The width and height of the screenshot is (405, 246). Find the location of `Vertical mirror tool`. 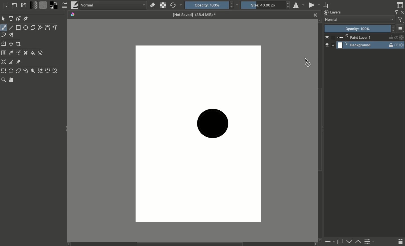

Vertical mirror tool is located at coordinates (314, 5).